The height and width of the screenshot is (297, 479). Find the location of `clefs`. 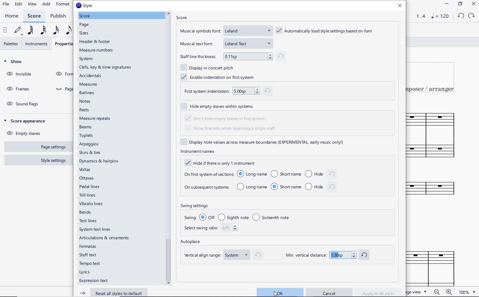

clefs is located at coordinates (105, 68).